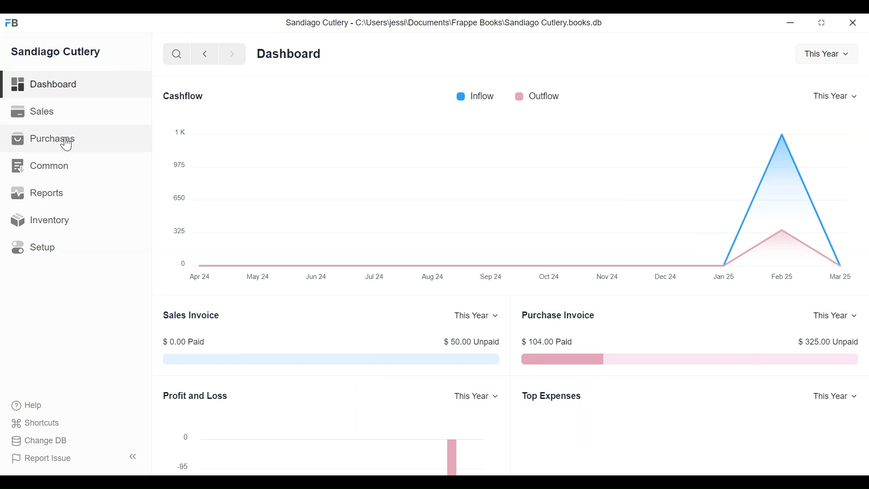 This screenshot has height=489, width=869. What do you see at coordinates (831, 96) in the screenshot?
I see `This Year ` at bounding box center [831, 96].